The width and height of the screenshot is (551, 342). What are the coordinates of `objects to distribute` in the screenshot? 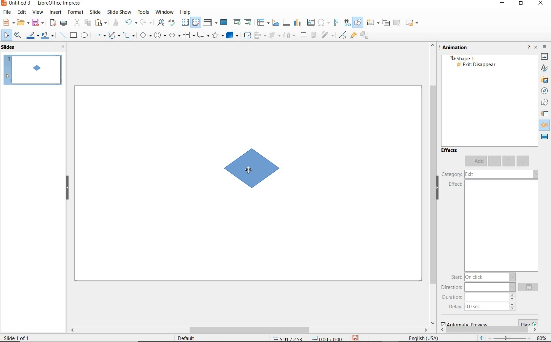 It's located at (289, 36).